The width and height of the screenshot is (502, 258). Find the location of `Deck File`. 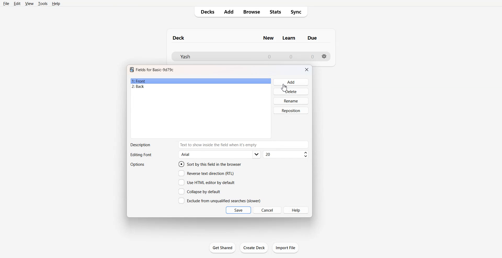

Deck File is located at coordinates (214, 57).